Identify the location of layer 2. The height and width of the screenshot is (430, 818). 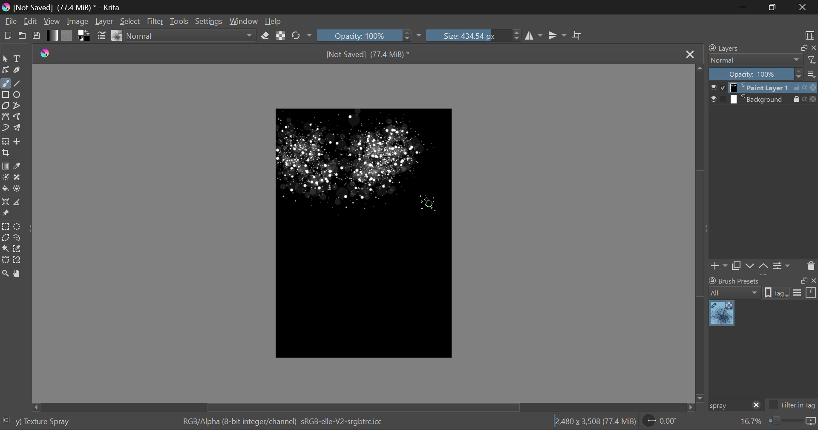
(760, 100).